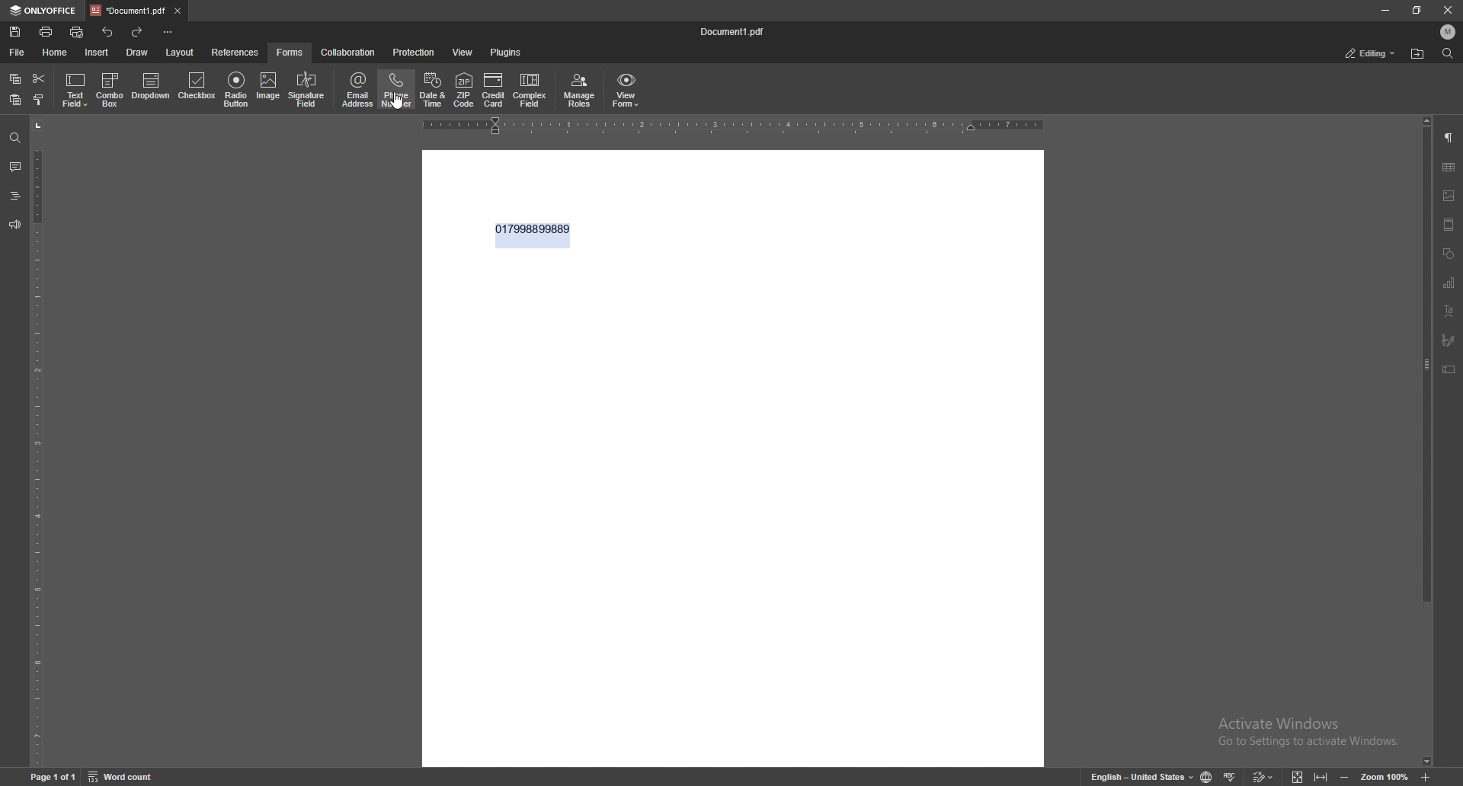 The width and height of the screenshot is (1463, 786). Describe the element at coordinates (1449, 312) in the screenshot. I see `text art` at that location.